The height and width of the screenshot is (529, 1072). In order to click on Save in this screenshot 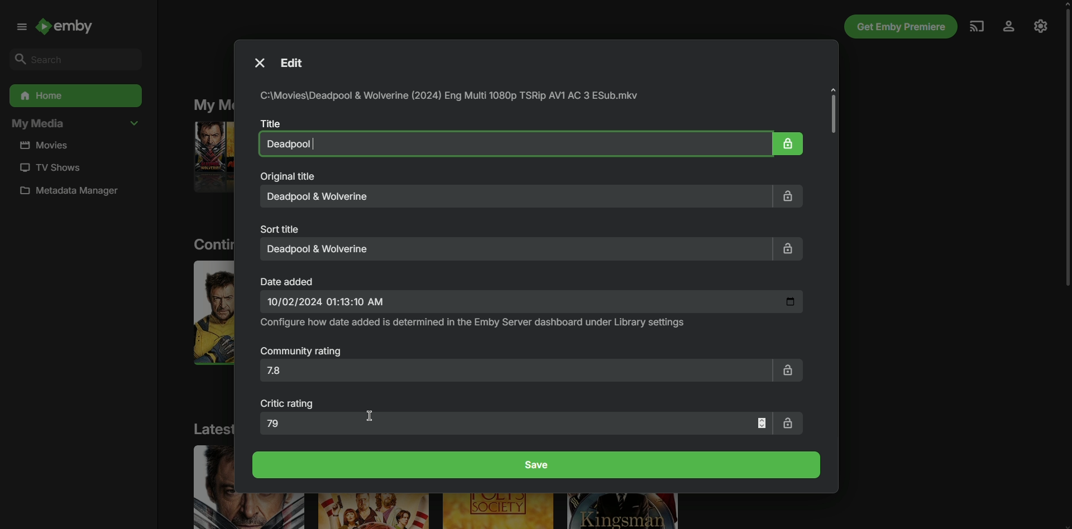, I will do `click(538, 465)`.